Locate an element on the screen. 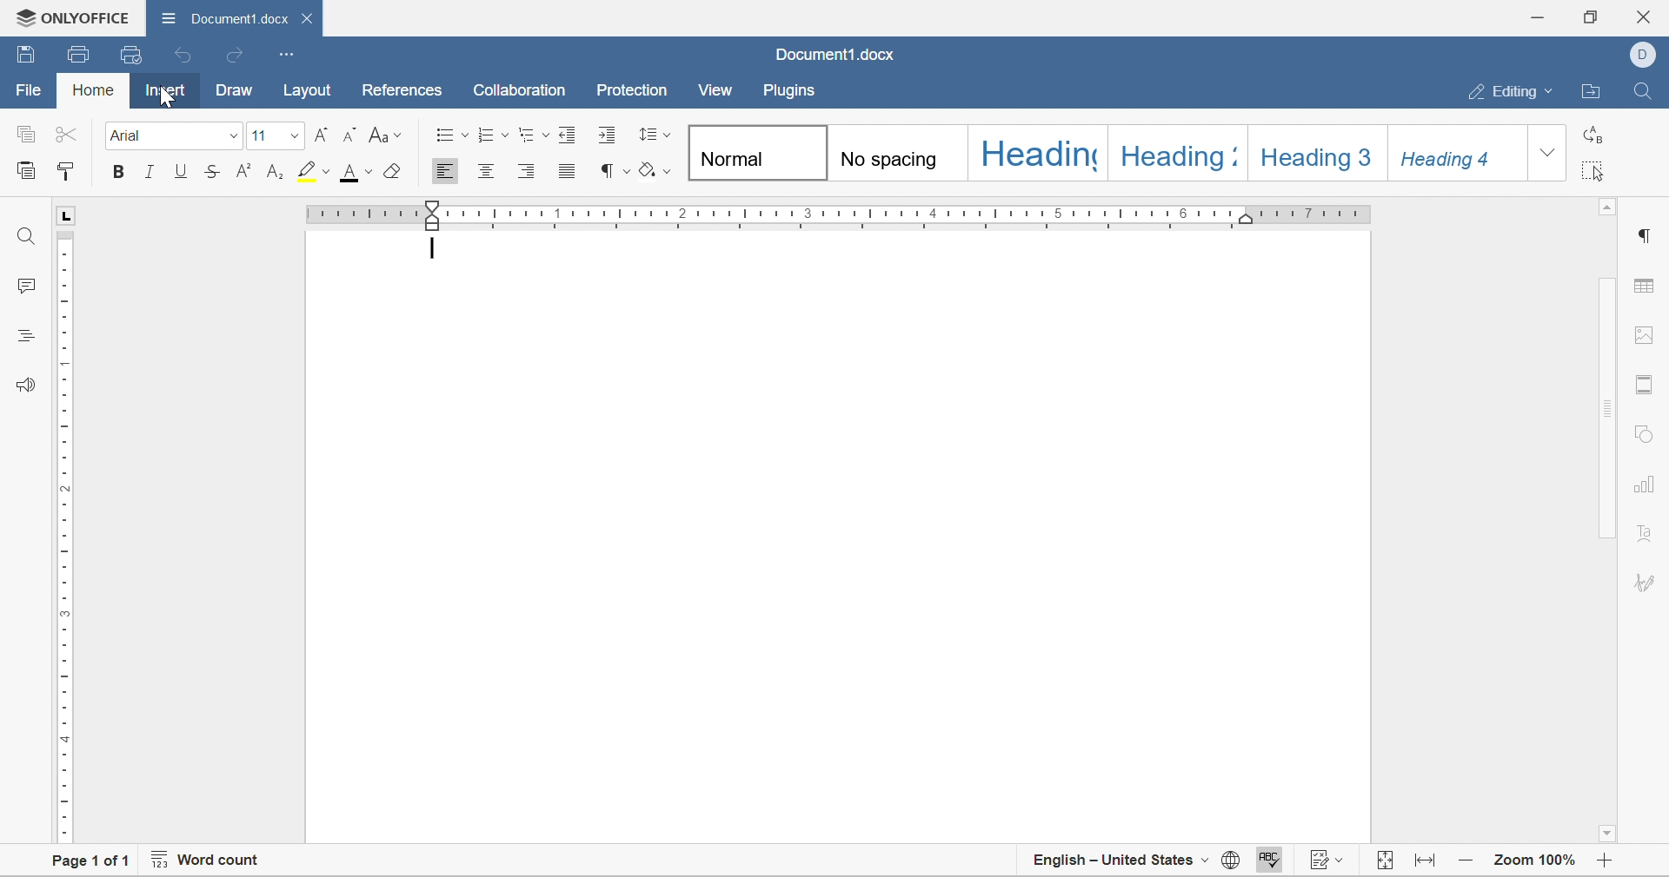  Copy style is located at coordinates (66, 172).